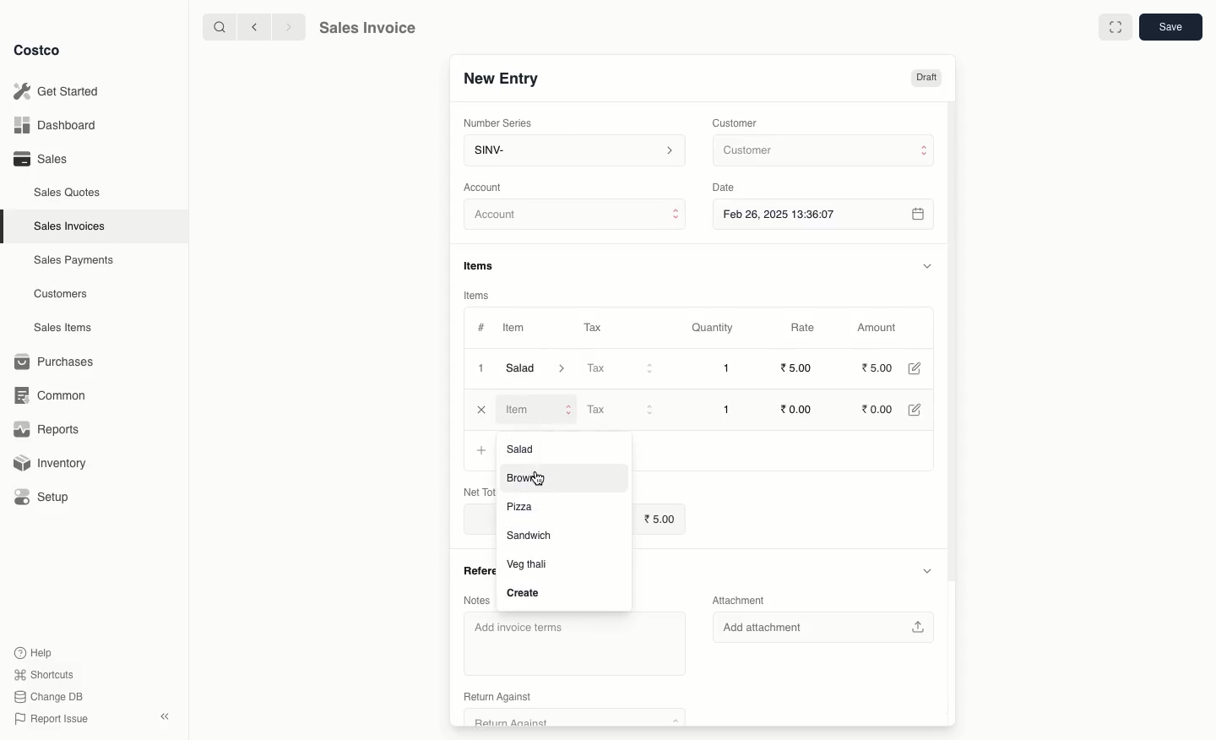 The height and width of the screenshot is (740, 1216). I want to click on Dashboard, so click(52, 126).